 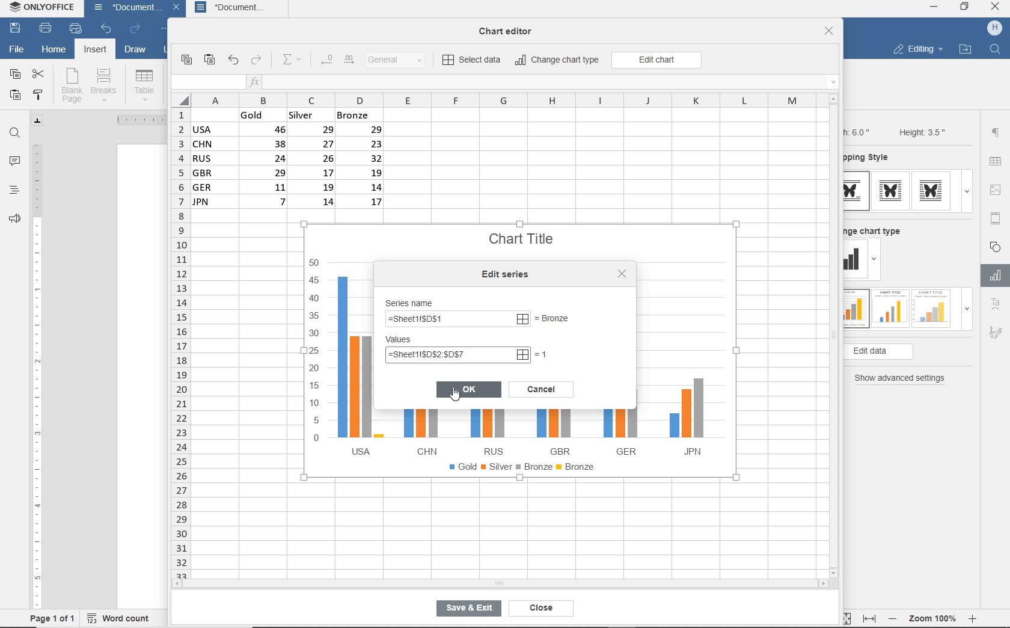 What do you see at coordinates (457, 320) in the screenshot?
I see `formula` at bounding box center [457, 320].